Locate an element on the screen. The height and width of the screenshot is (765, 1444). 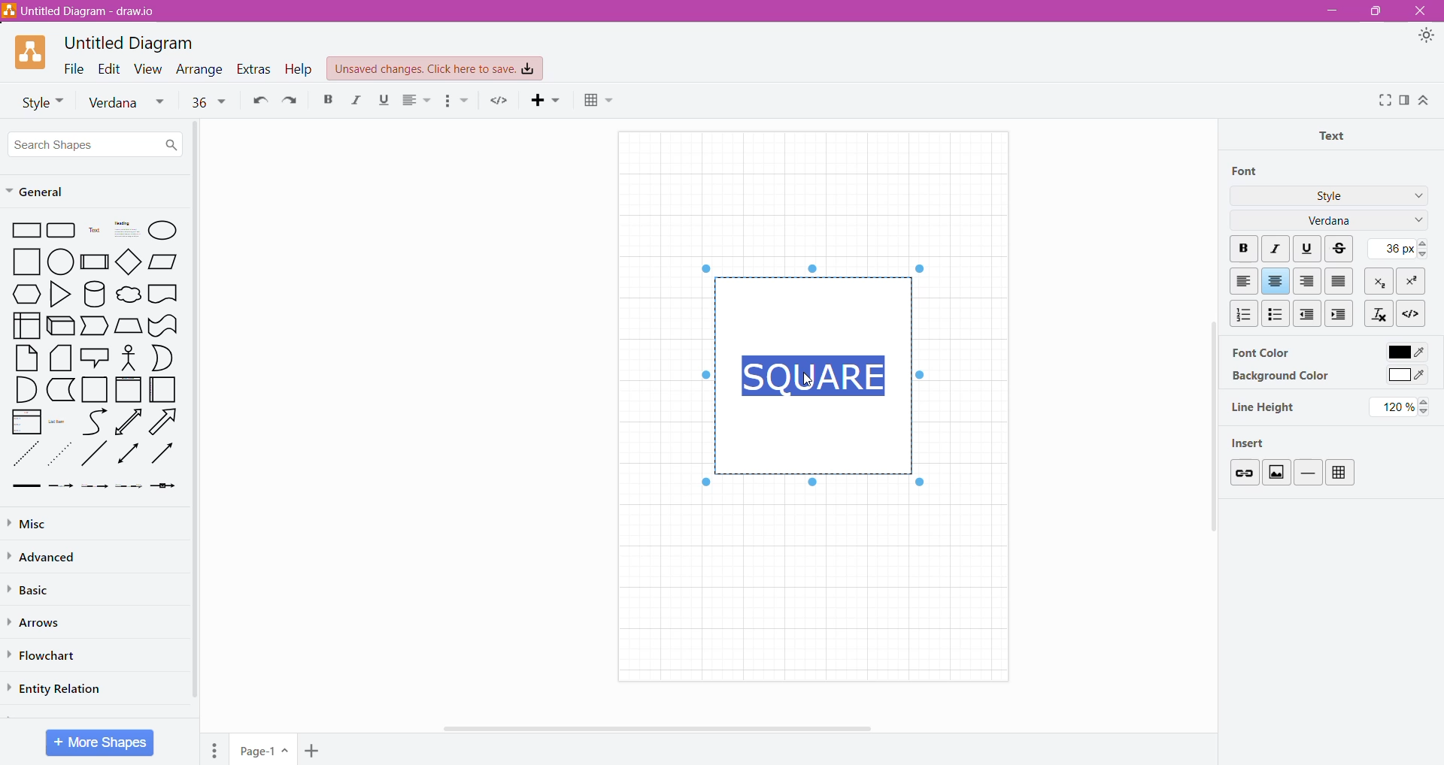
Dashed Arrow  is located at coordinates (60, 485).